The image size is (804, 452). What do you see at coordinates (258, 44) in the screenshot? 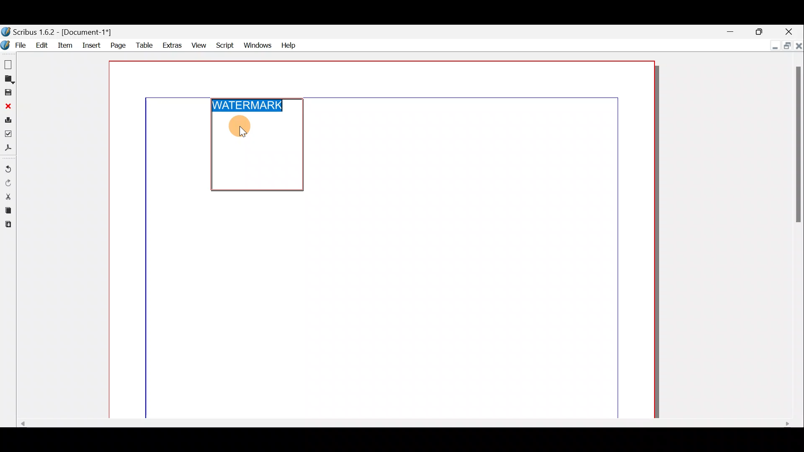
I see `Windows` at bounding box center [258, 44].